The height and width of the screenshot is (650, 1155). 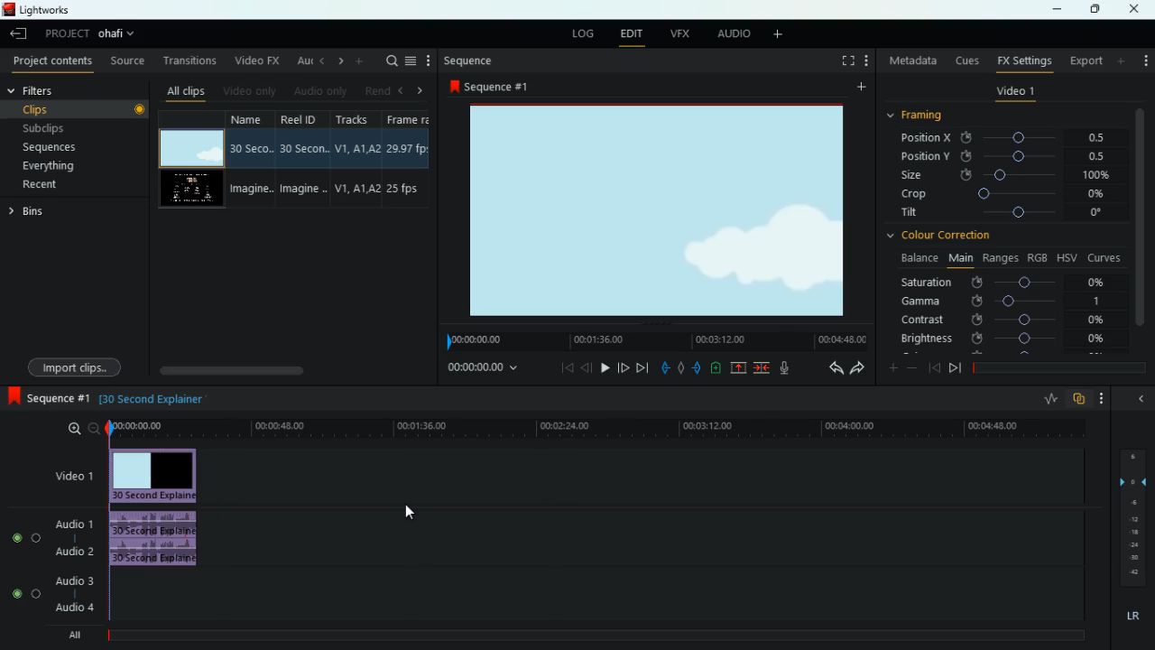 I want to click on screen, so click(x=659, y=212).